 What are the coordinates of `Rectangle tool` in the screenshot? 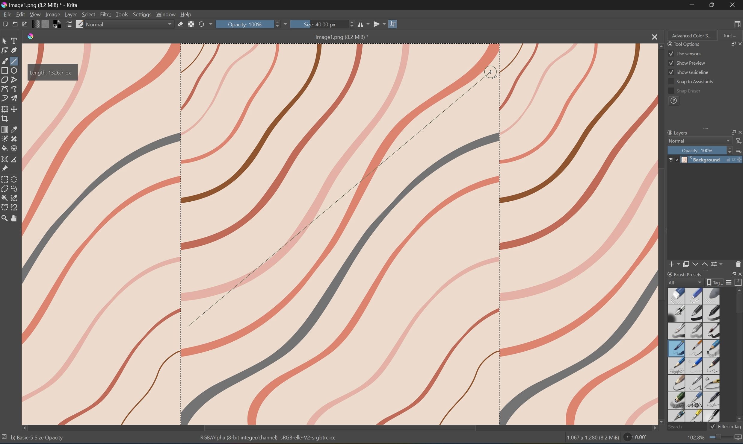 It's located at (5, 70).